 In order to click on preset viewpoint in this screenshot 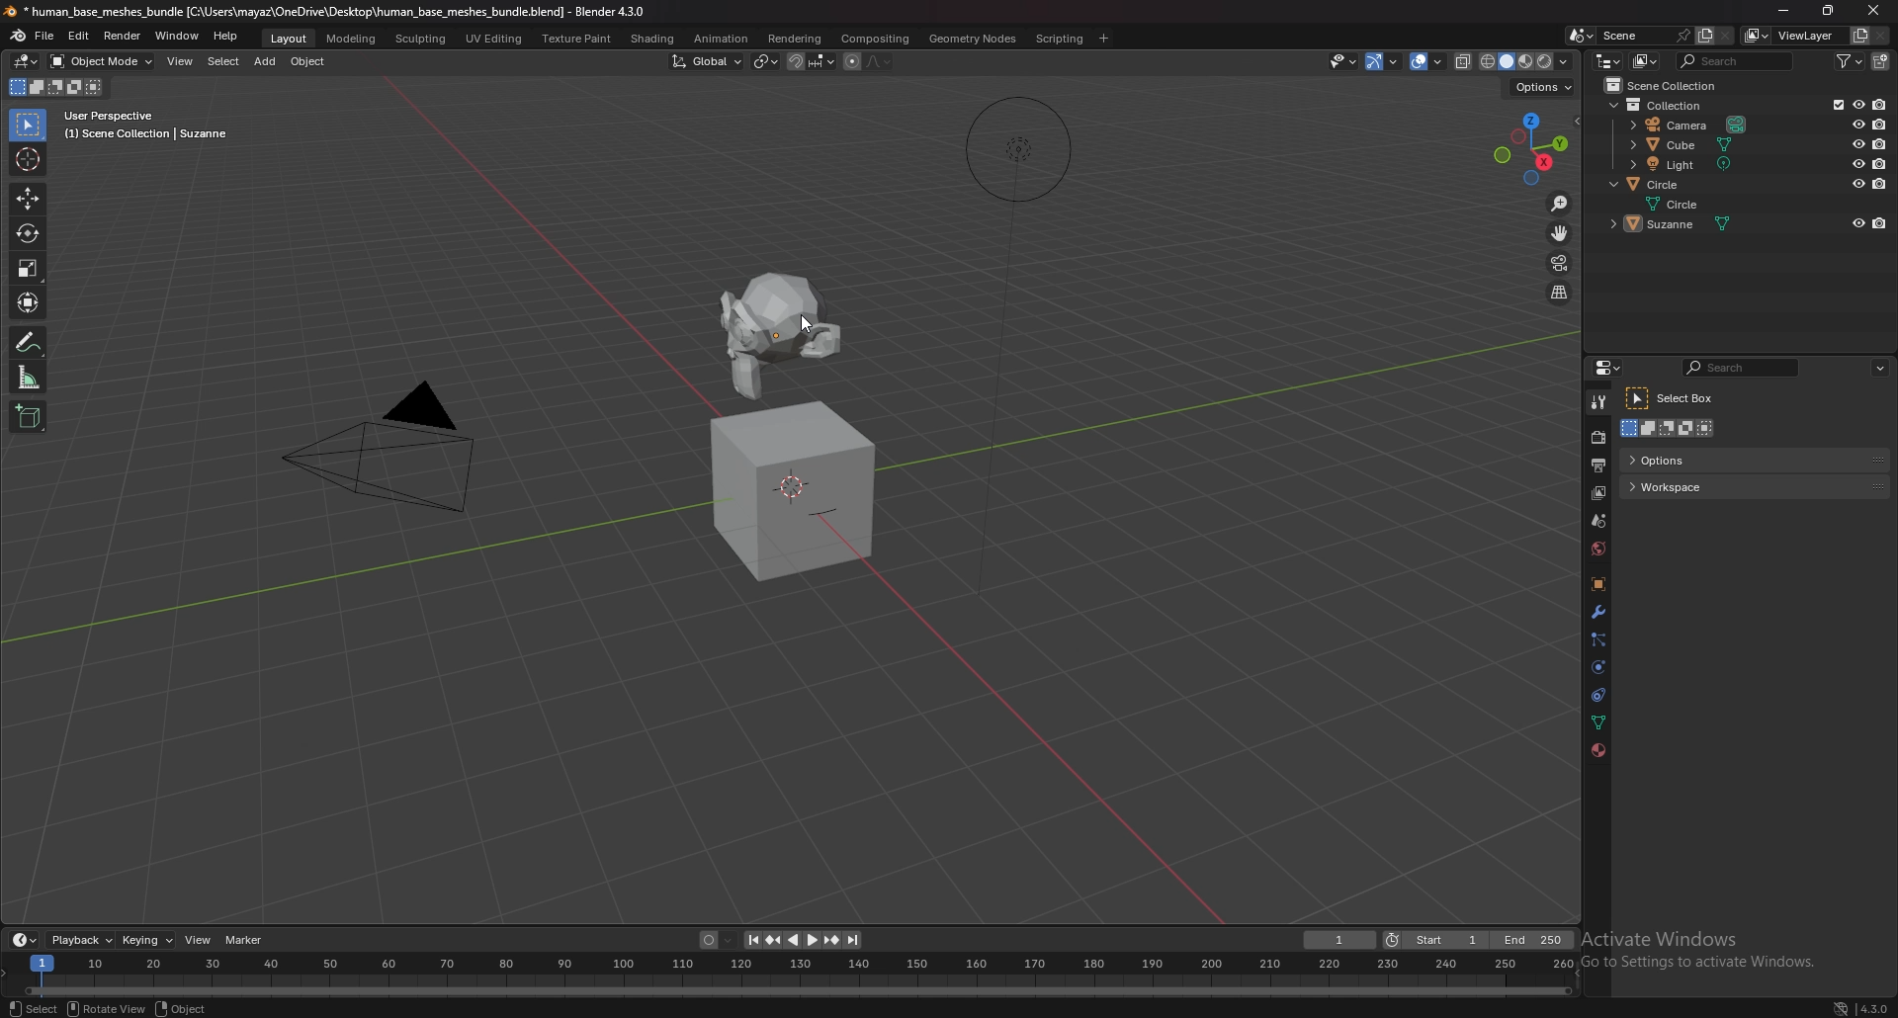, I will do `click(1534, 148)`.